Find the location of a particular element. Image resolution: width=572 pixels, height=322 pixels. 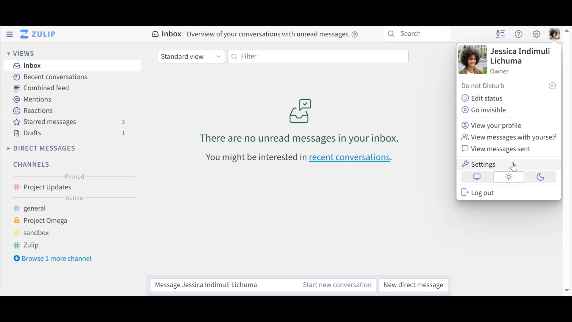

Start new conversation is located at coordinates (335, 286).